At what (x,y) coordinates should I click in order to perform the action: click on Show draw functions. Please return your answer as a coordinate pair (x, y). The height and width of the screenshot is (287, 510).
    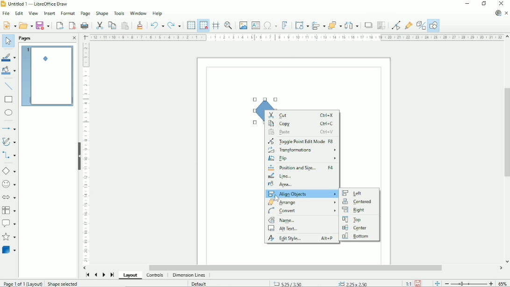
    Looking at the image, I should click on (434, 25).